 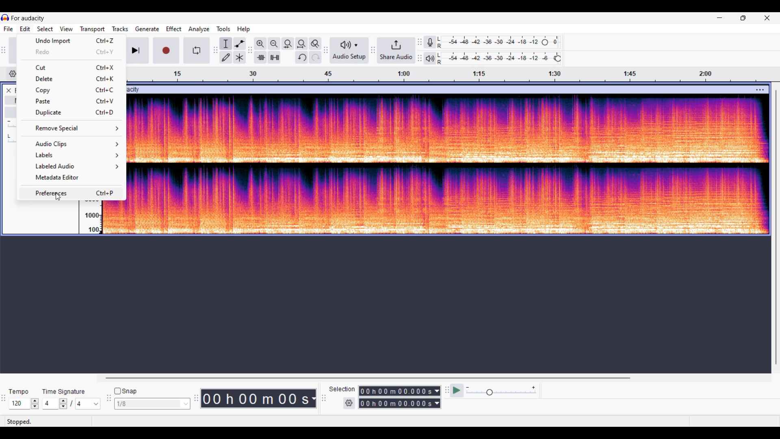 What do you see at coordinates (255, 398) in the screenshot?
I see `Current duration of track` at bounding box center [255, 398].